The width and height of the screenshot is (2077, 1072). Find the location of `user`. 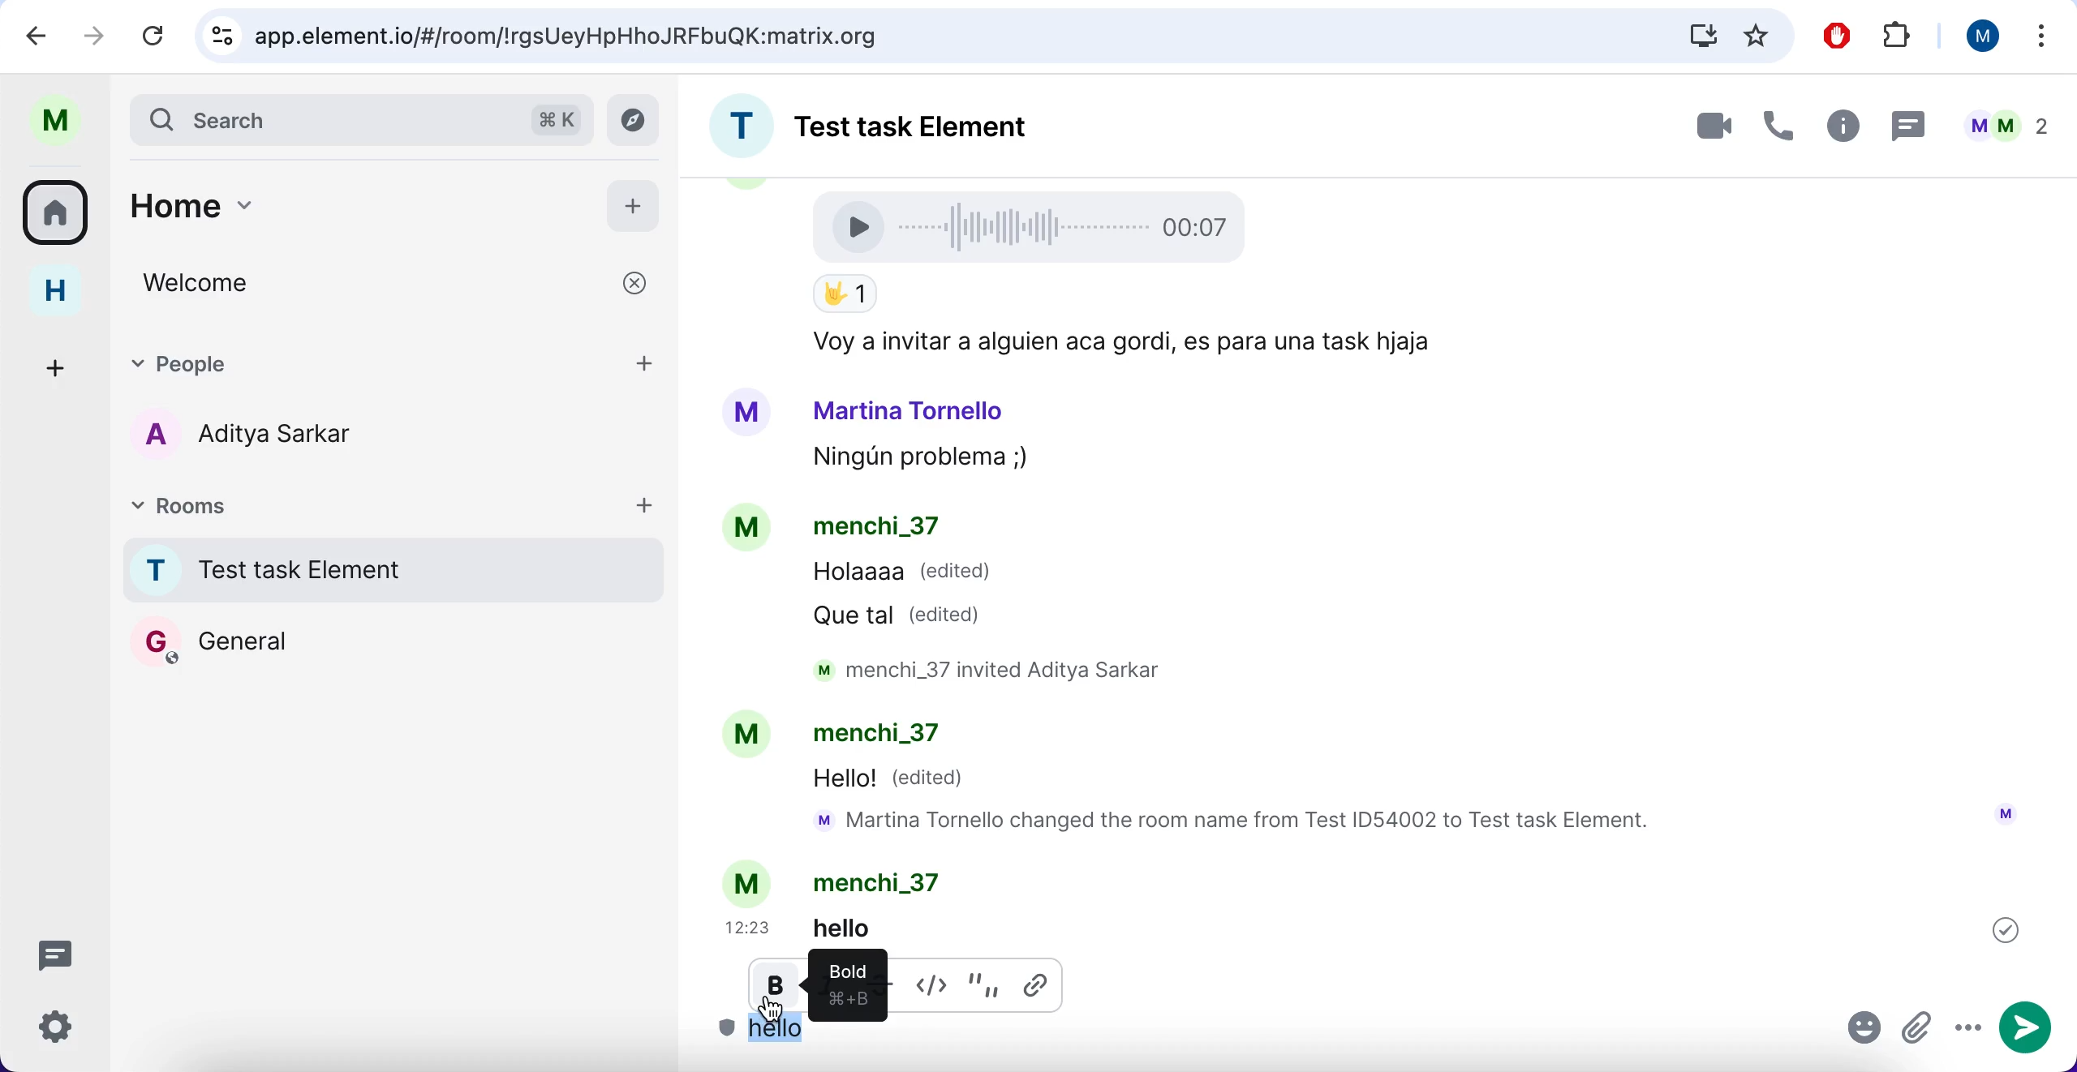

user is located at coordinates (1976, 36).